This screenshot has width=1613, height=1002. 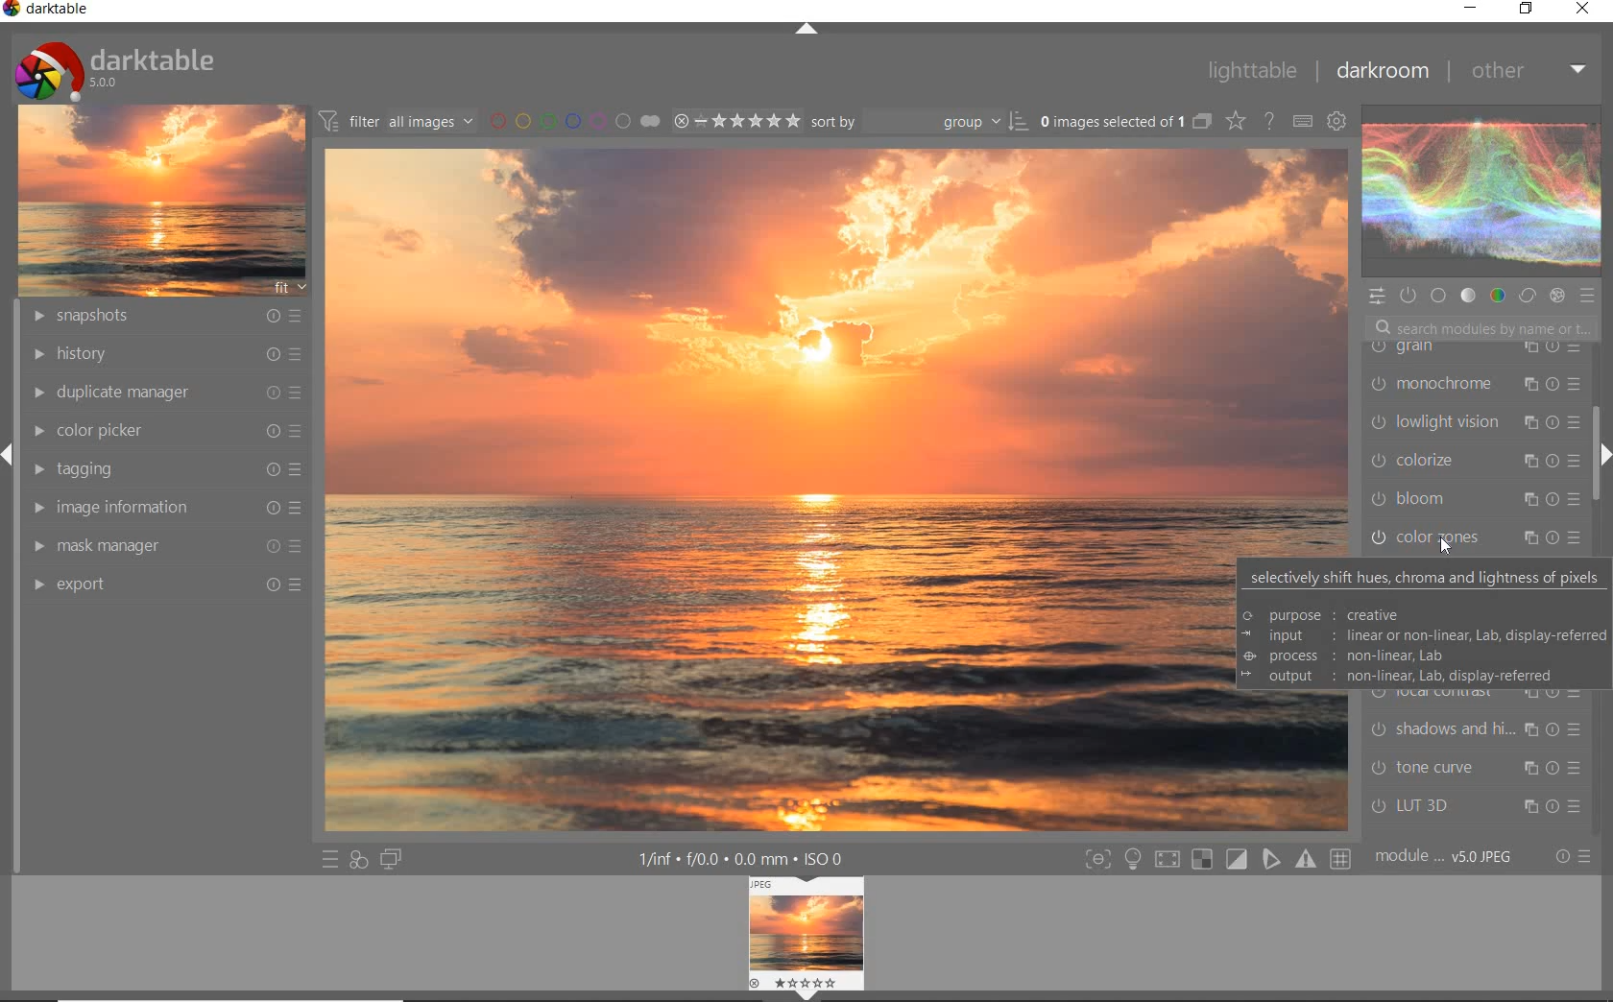 I want to click on COLOR PICKER, so click(x=171, y=429).